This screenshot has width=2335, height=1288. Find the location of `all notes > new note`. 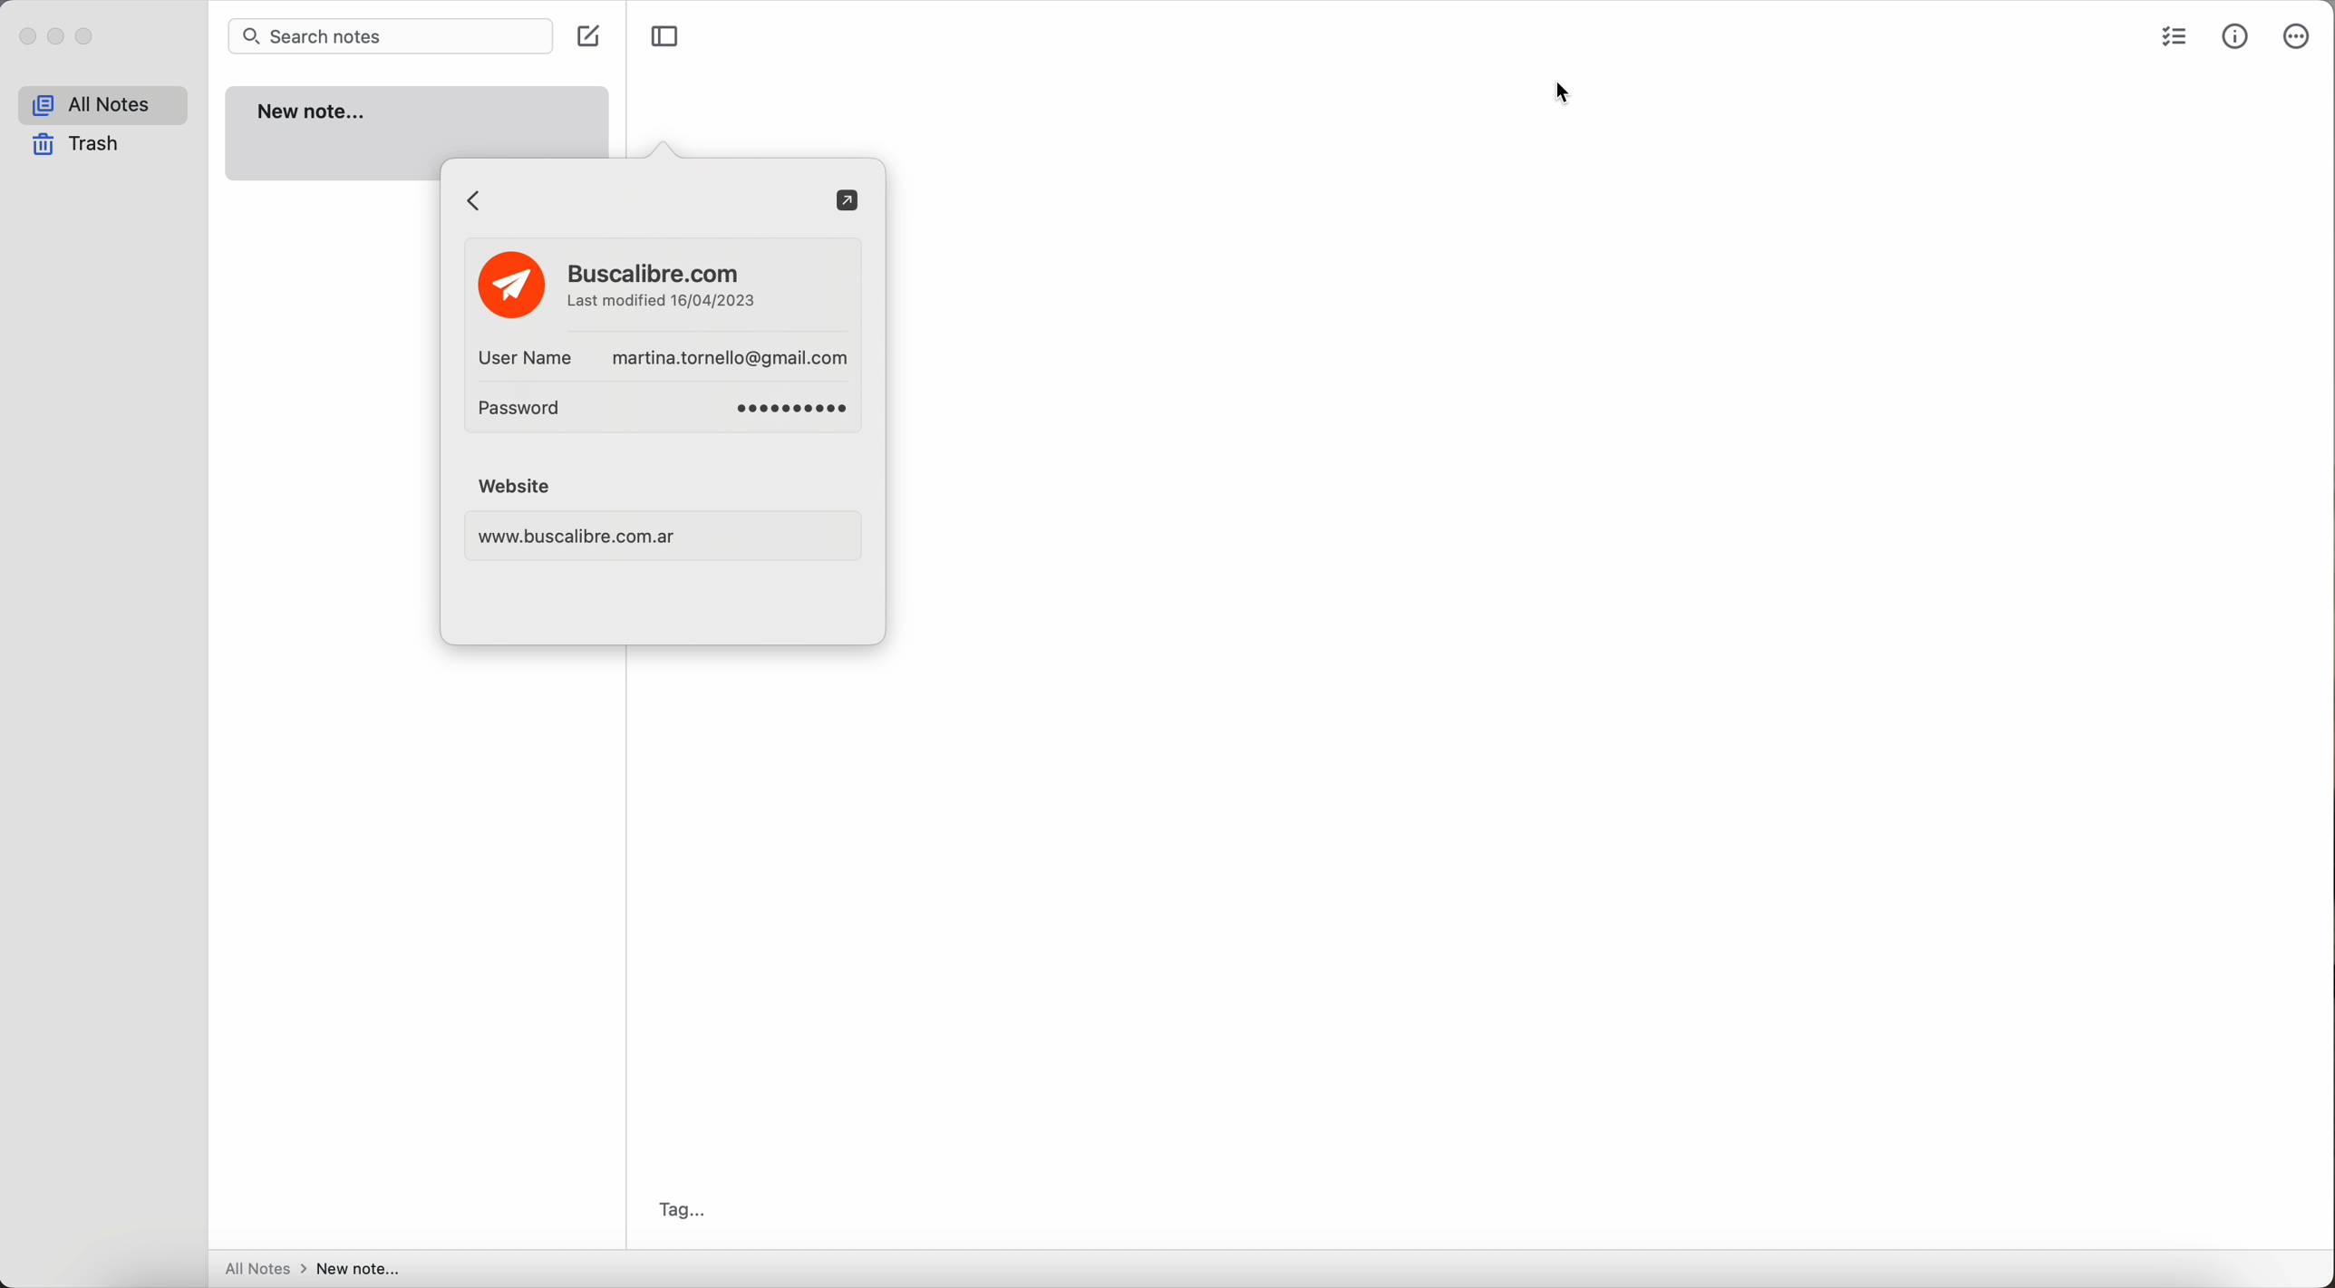

all notes > new note is located at coordinates (313, 1270).